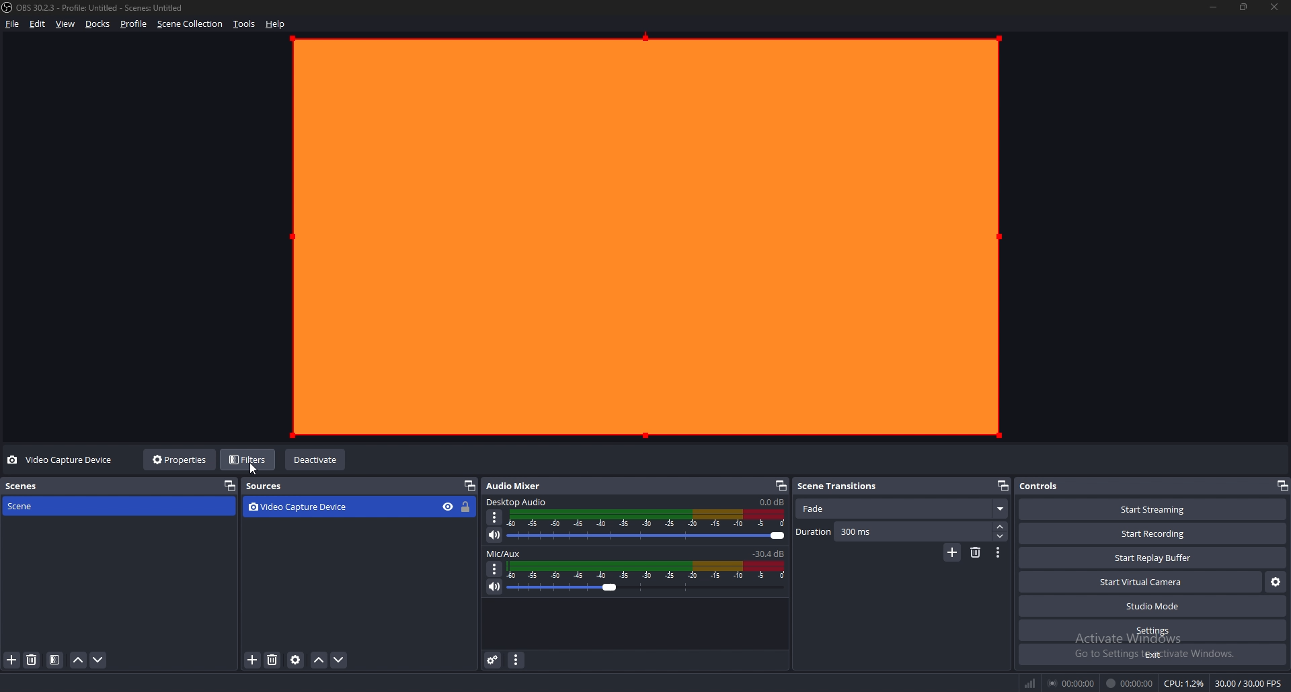 The image size is (1291, 692). Describe the element at coordinates (319, 661) in the screenshot. I see `move source up` at that location.